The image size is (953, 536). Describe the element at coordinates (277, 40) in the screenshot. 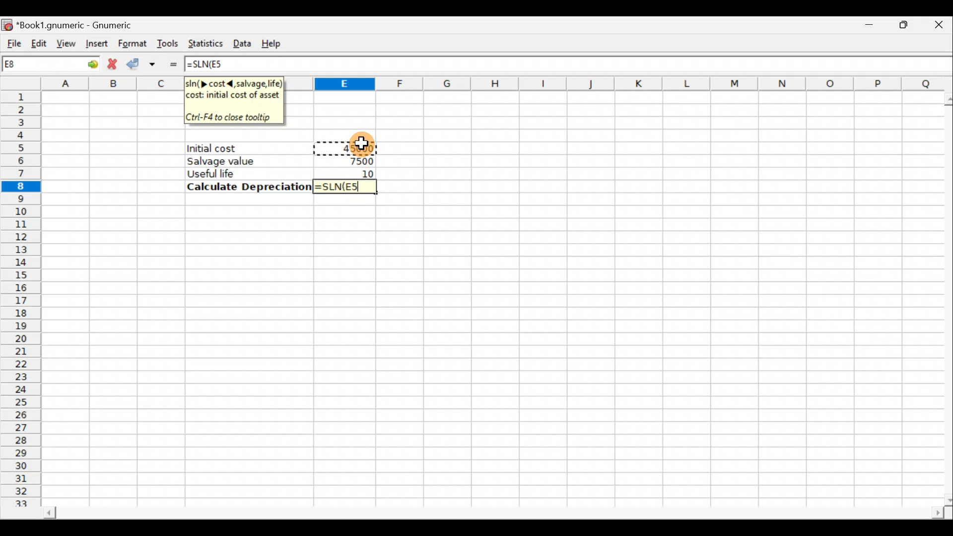

I see `Help` at that location.